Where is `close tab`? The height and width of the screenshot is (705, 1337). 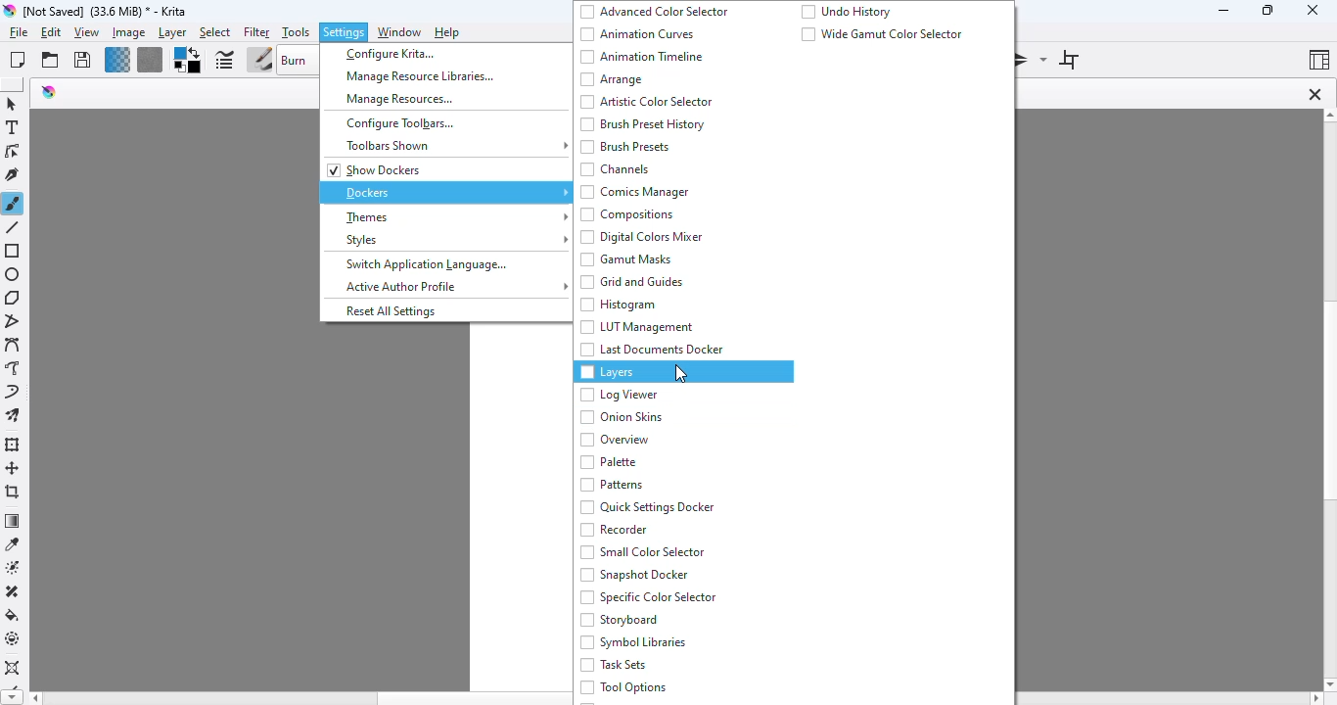 close tab is located at coordinates (1314, 94).